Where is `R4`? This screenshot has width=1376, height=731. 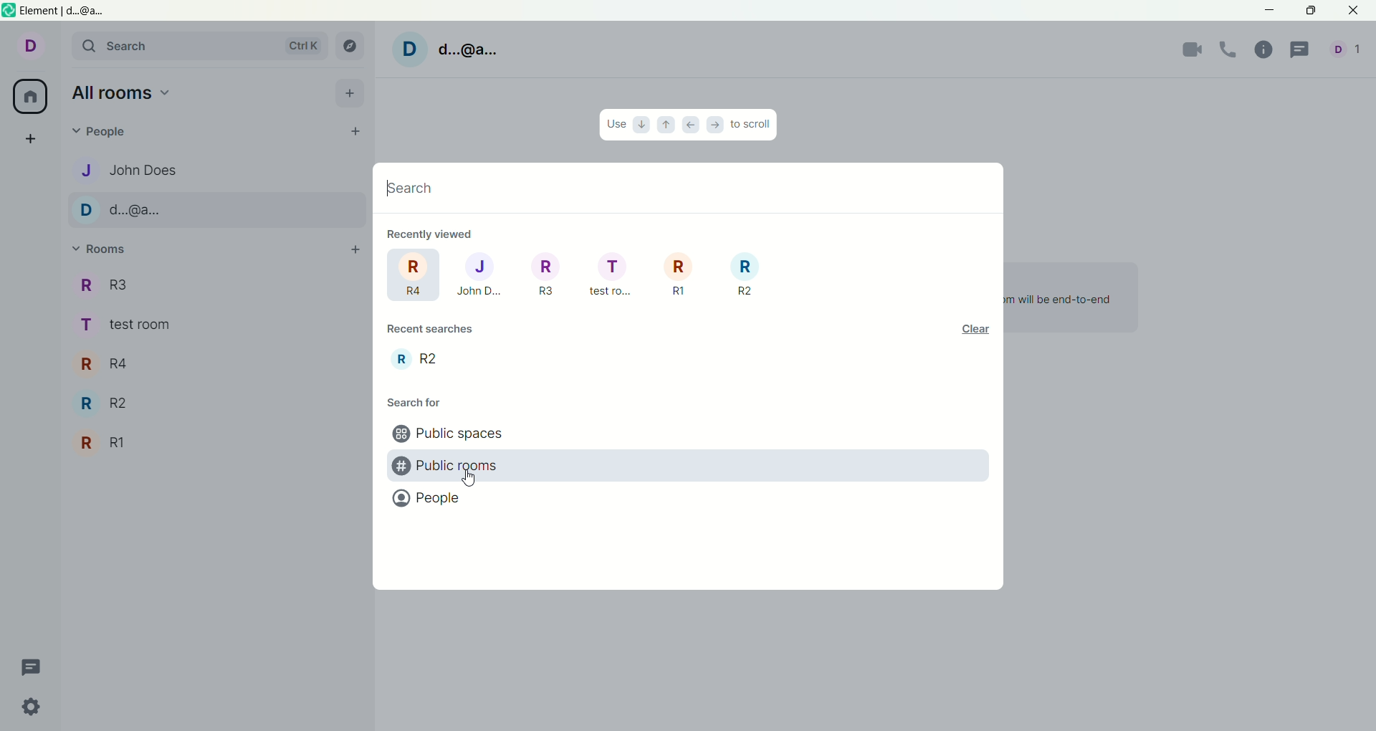
R4 is located at coordinates (217, 363).